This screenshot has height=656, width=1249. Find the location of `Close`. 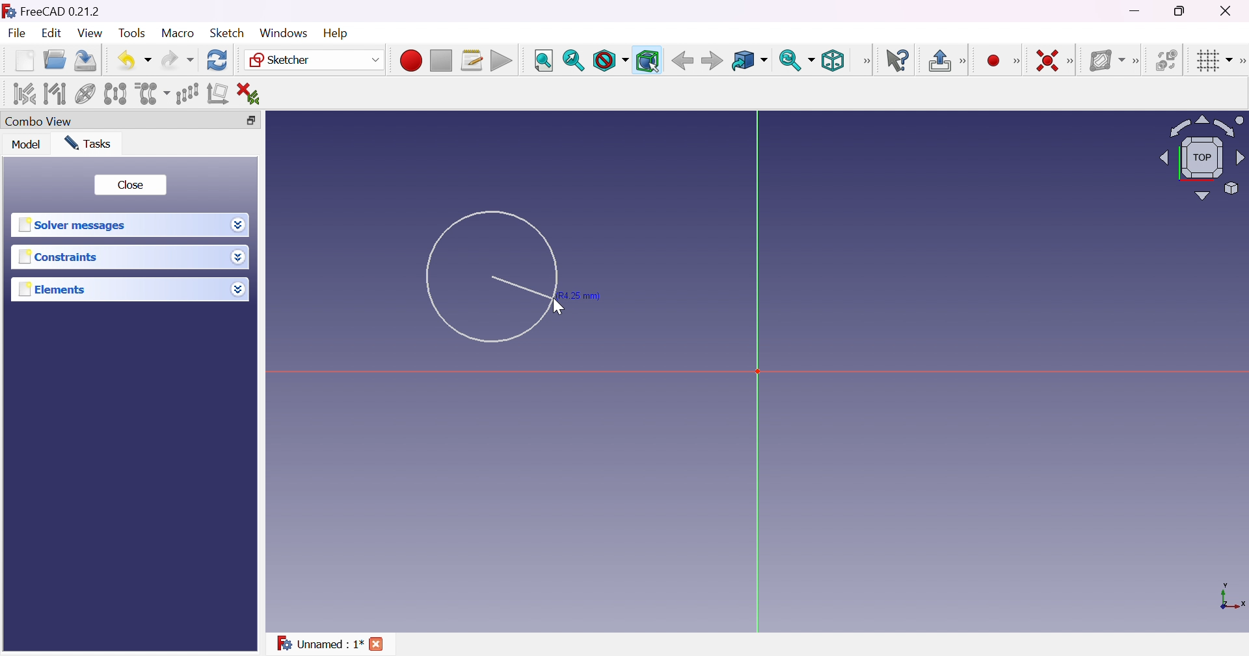

Close is located at coordinates (1232, 10).